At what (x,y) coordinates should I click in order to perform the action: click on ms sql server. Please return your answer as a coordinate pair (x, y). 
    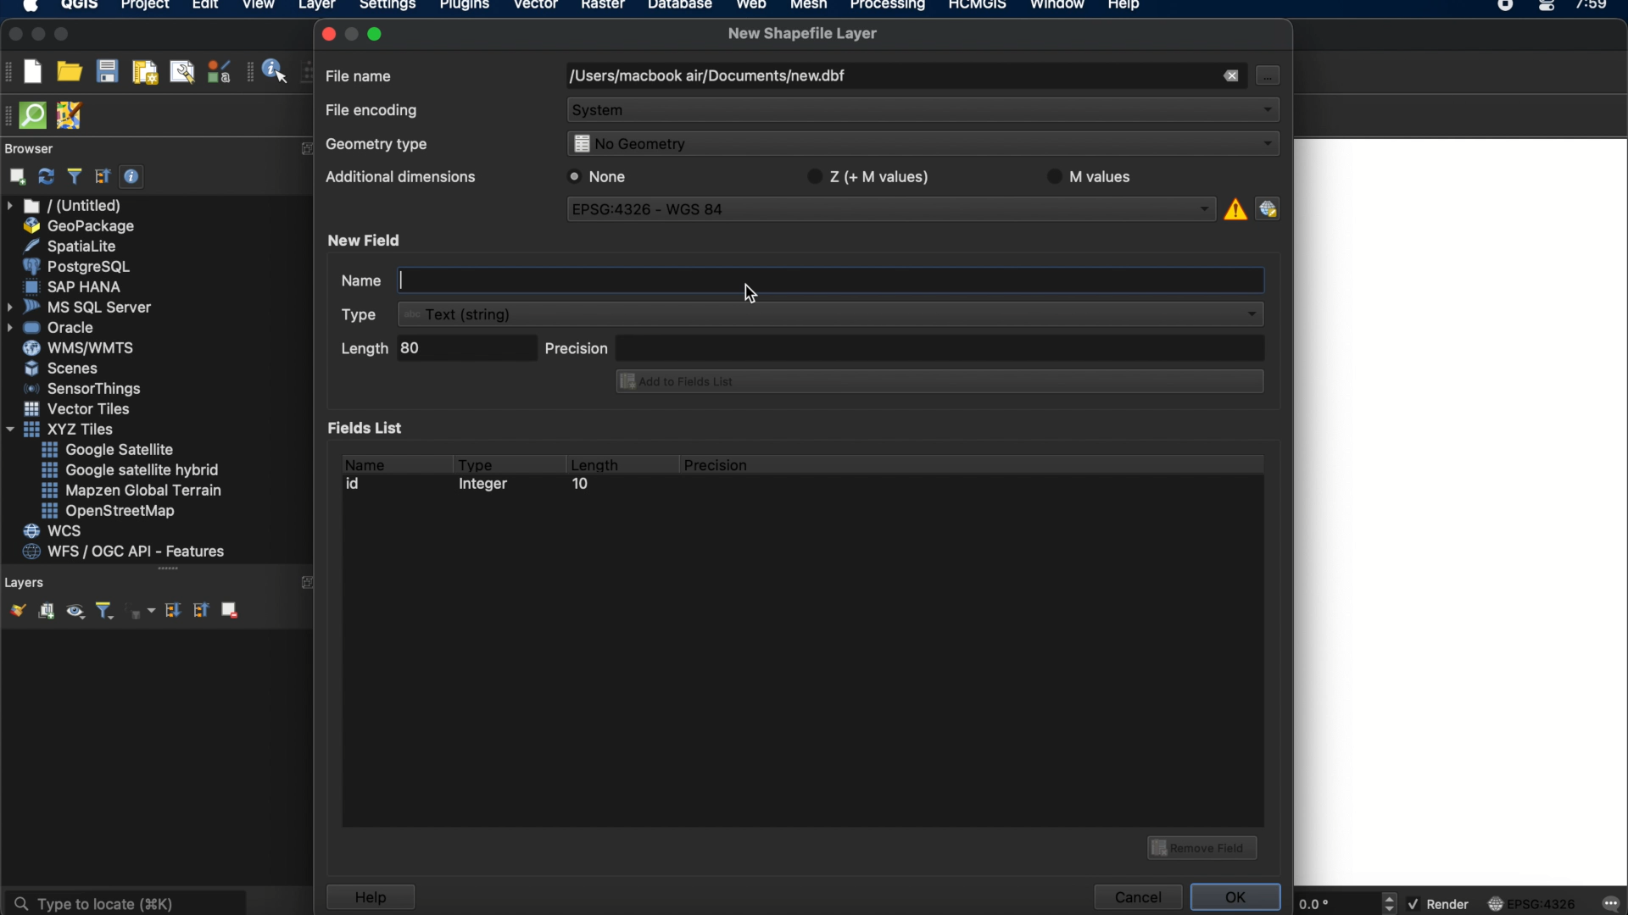
    Looking at the image, I should click on (82, 306).